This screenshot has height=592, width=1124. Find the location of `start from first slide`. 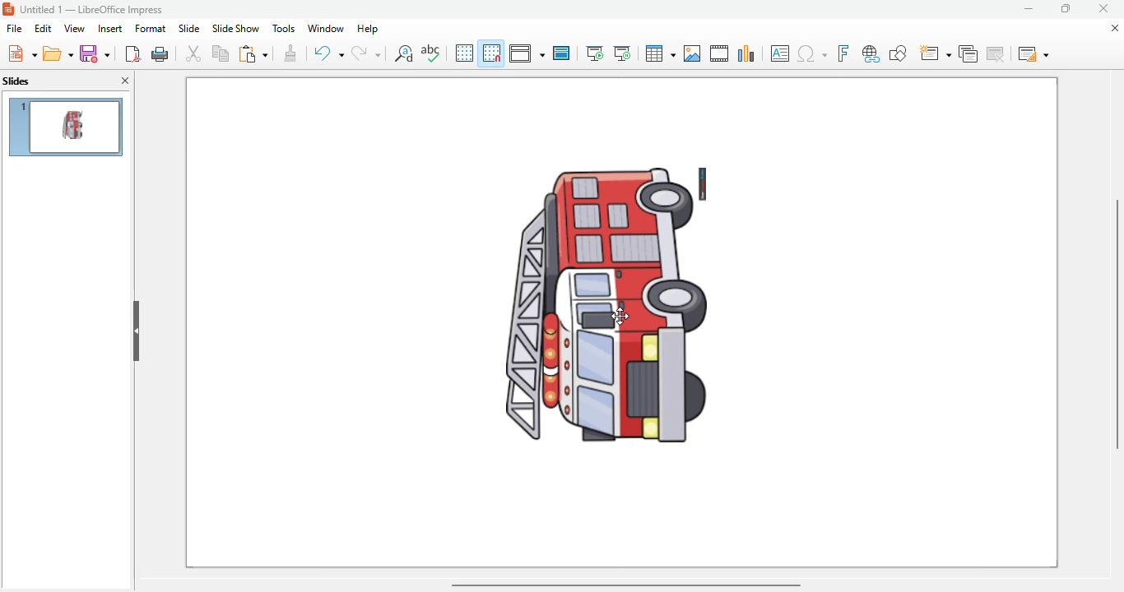

start from first slide is located at coordinates (596, 53).